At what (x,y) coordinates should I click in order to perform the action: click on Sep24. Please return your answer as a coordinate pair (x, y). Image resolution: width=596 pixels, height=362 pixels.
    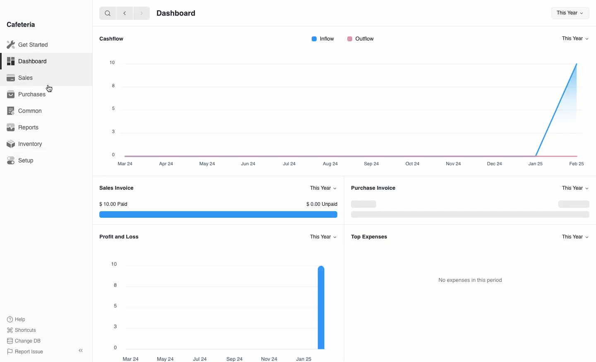
    Looking at the image, I should click on (372, 164).